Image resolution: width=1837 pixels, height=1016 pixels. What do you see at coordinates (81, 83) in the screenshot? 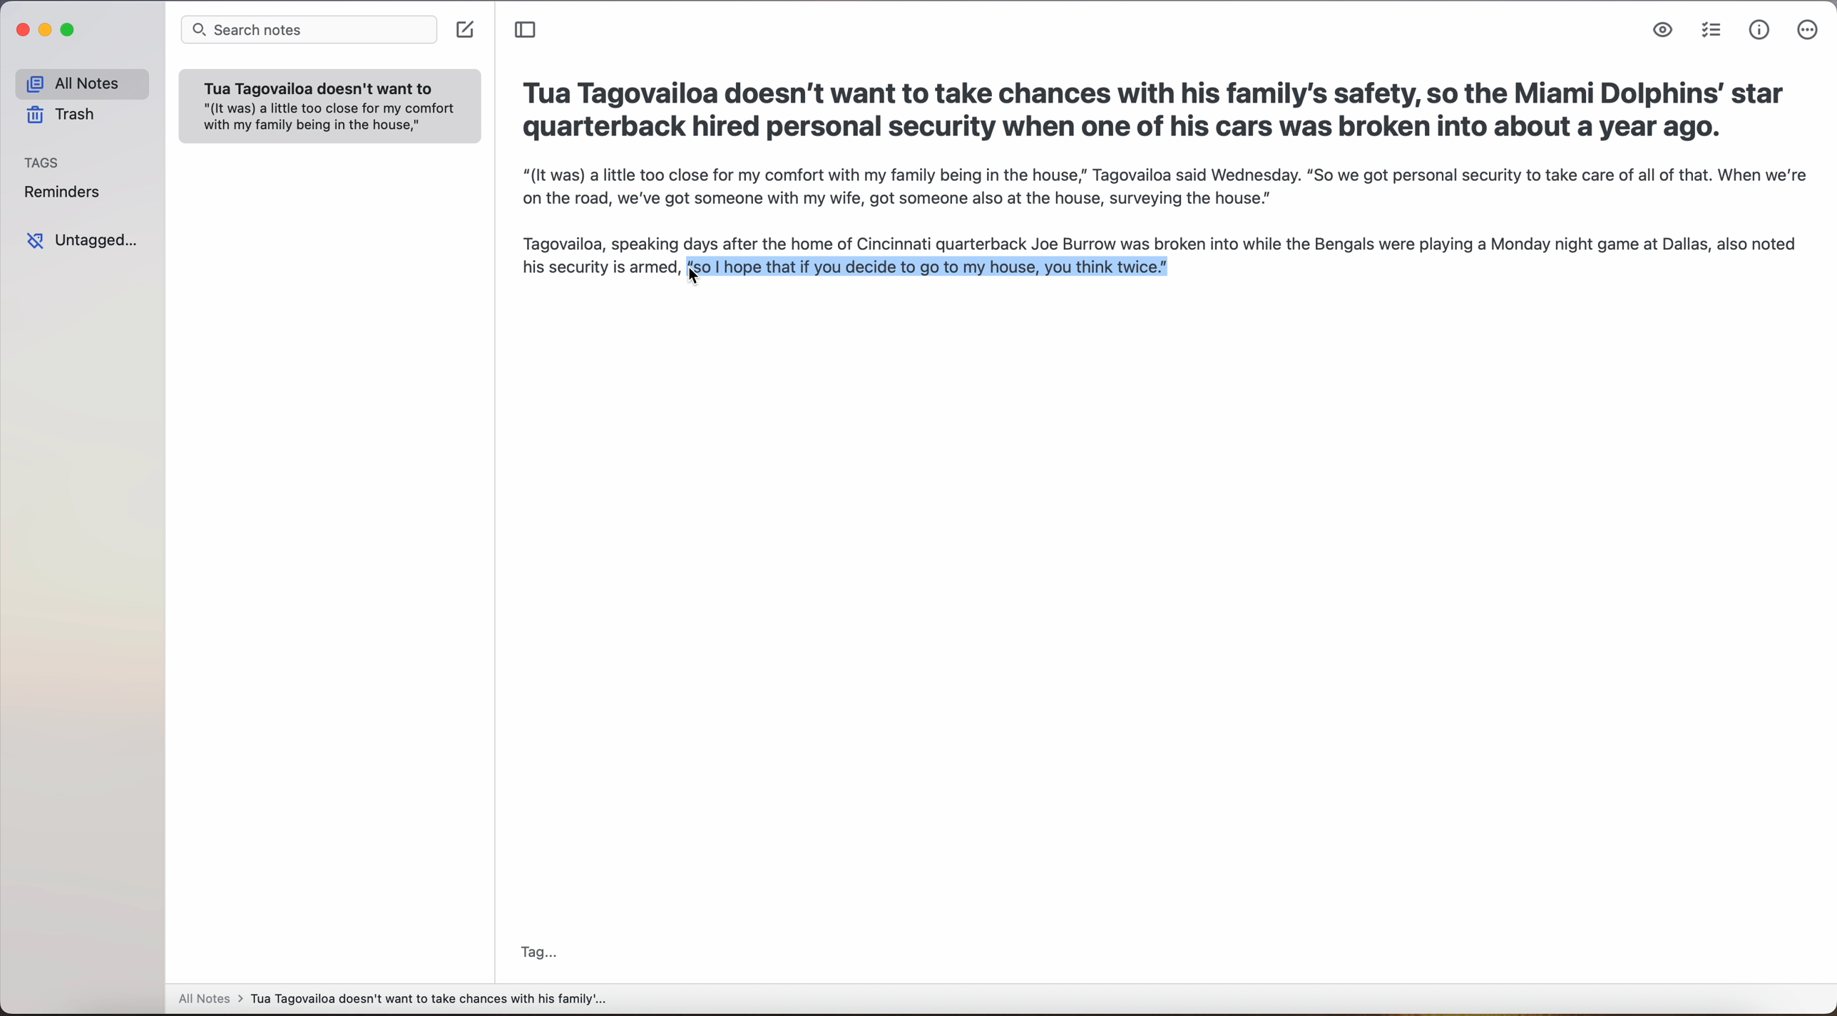
I see `all notes` at bounding box center [81, 83].